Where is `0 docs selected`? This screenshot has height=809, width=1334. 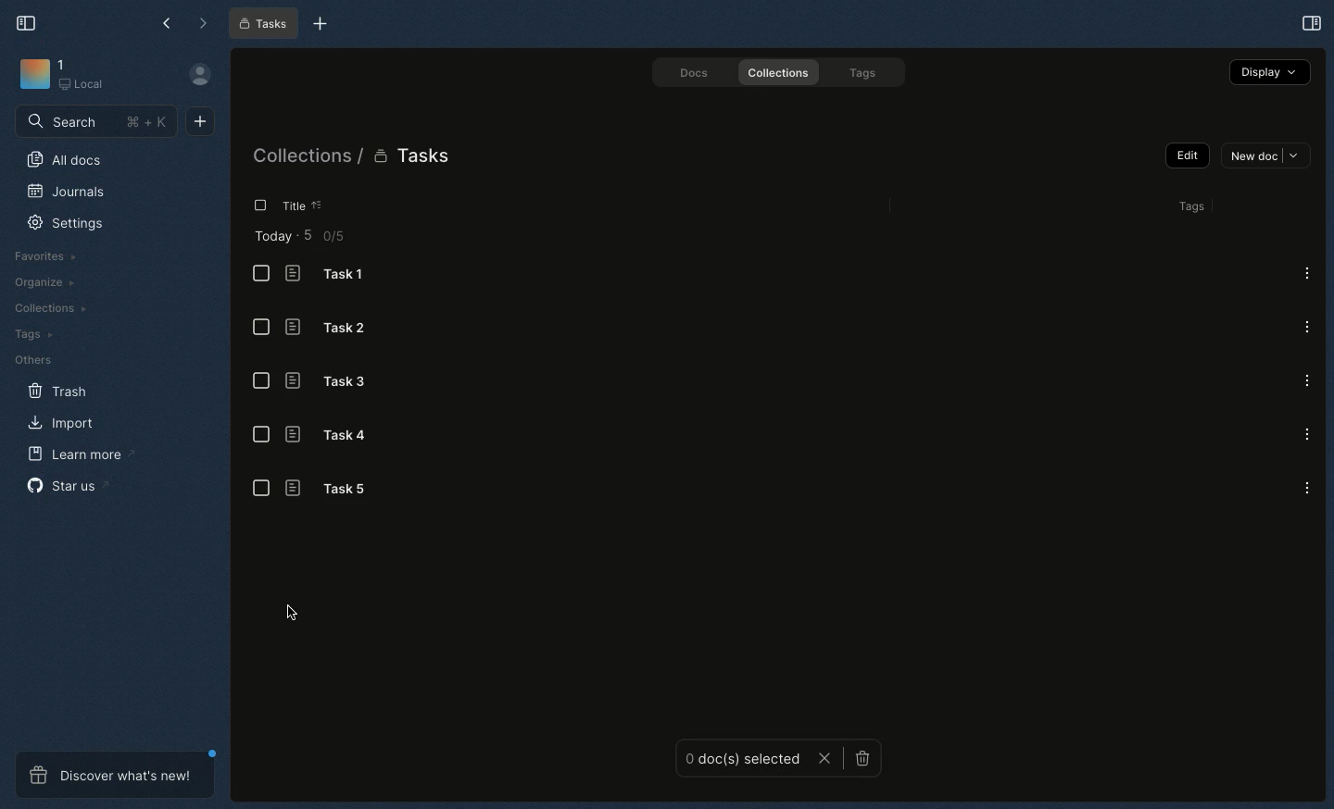 0 docs selected is located at coordinates (742, 761).